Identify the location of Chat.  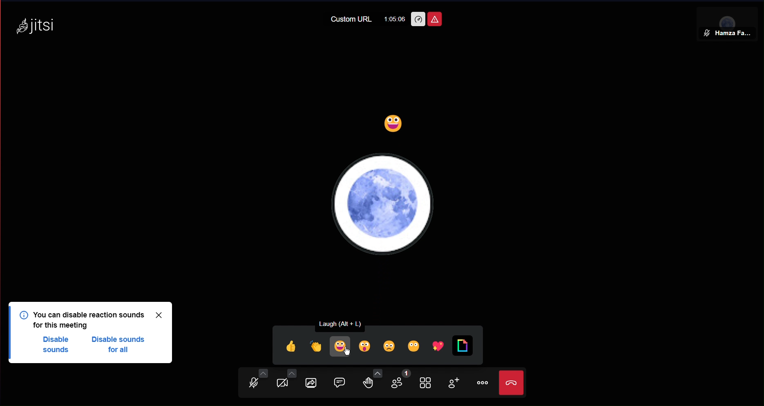
(344, 383).